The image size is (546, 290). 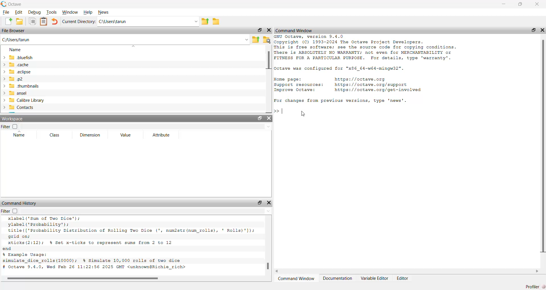 What do you see at coordinates (278, 271) in the screenshot?
I see `Back` at bounding box center [278, 271].